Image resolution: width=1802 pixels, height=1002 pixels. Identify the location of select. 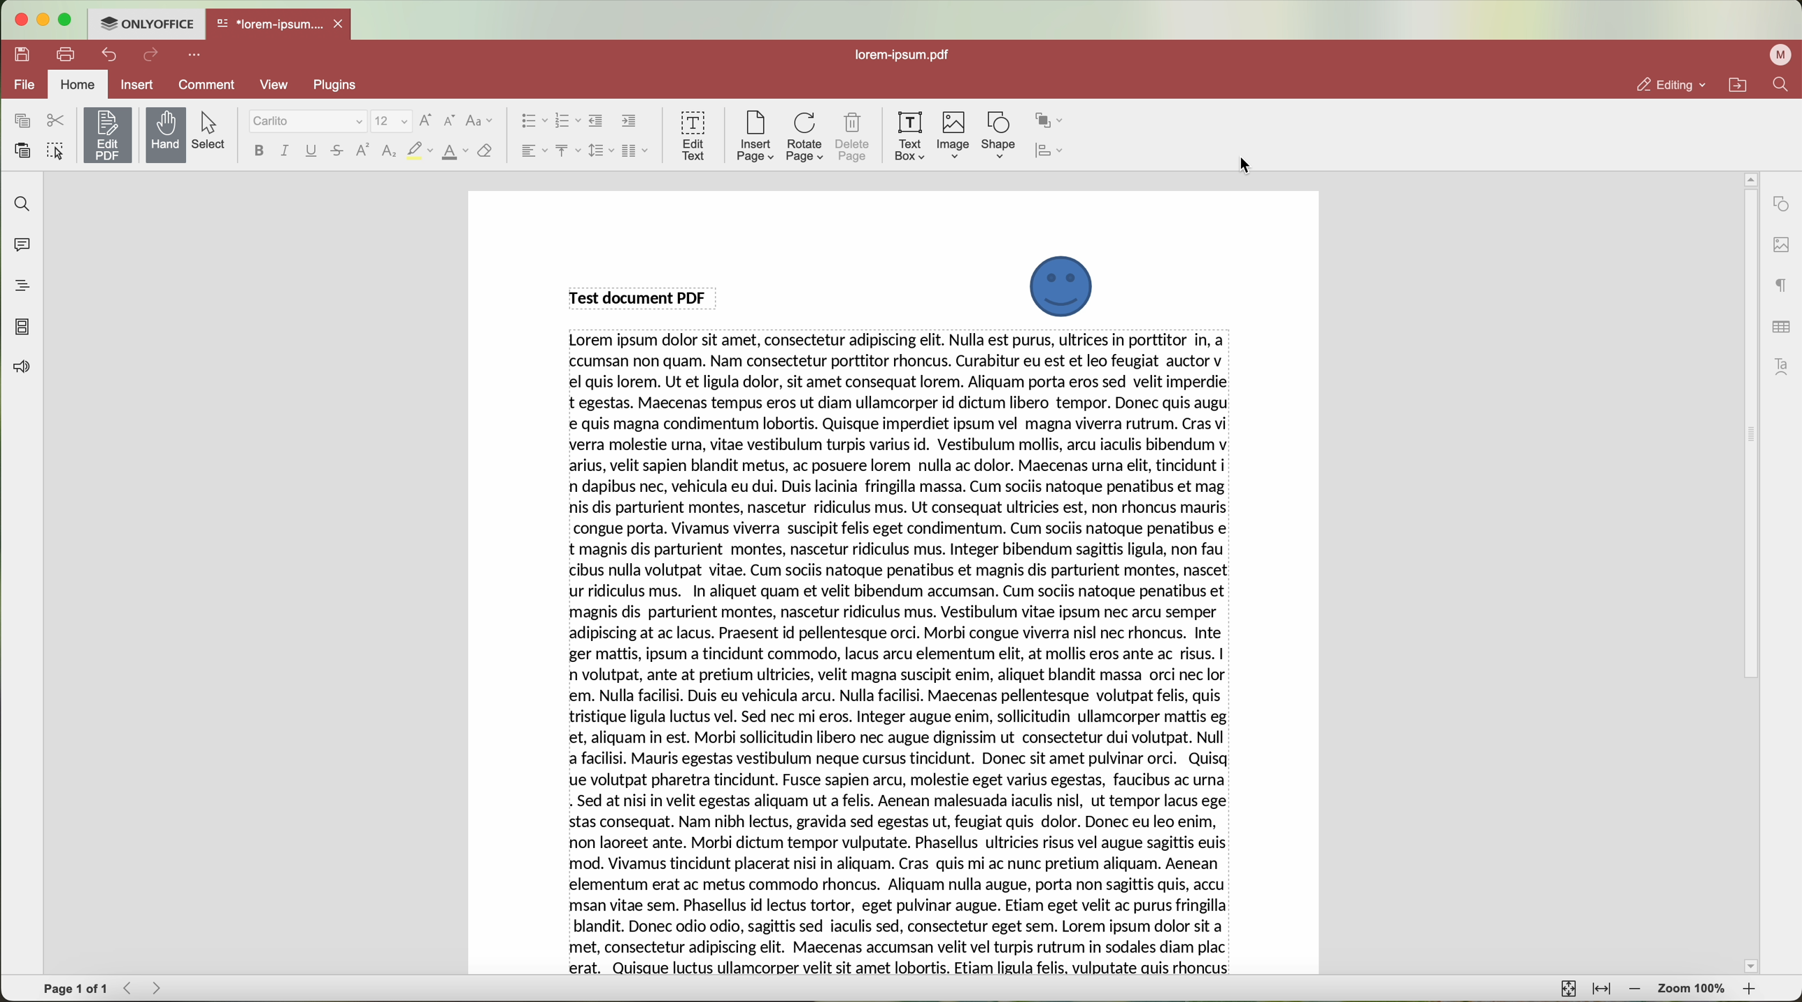
(214, 131).